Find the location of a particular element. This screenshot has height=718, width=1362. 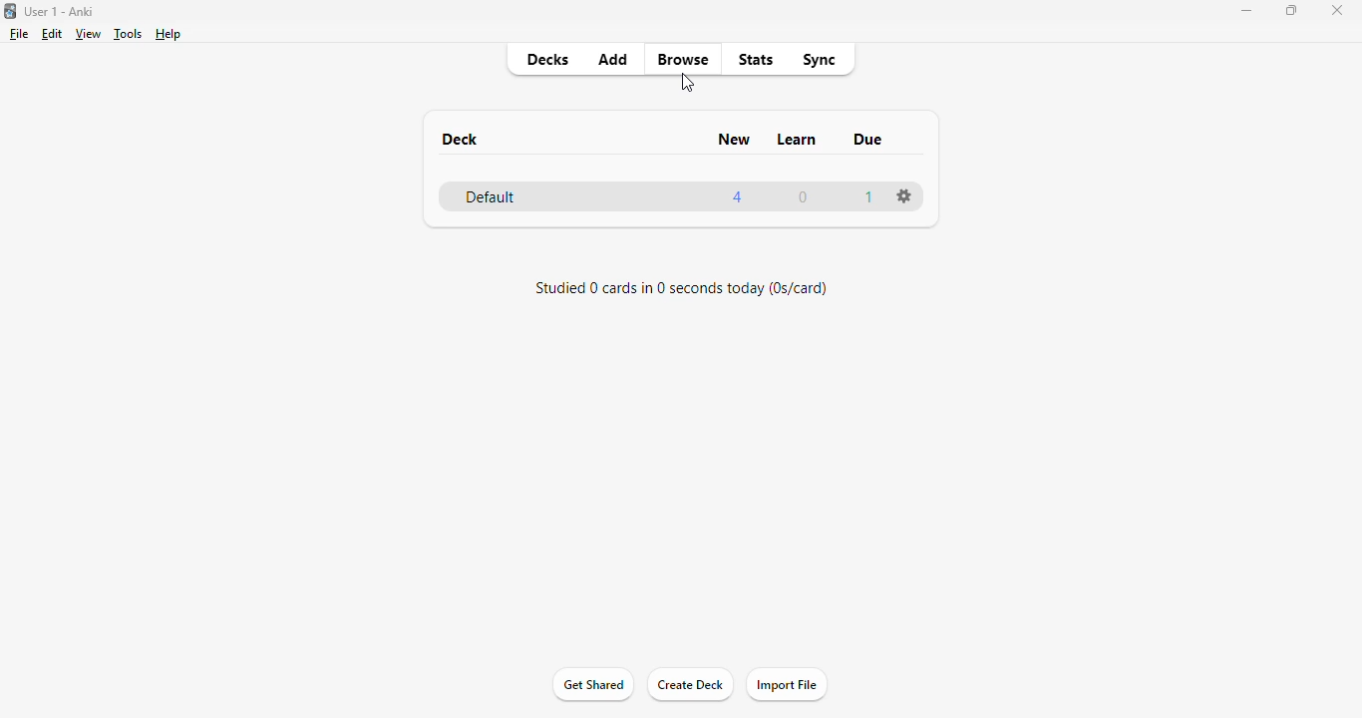

tools is located at coordinates (128, 35).